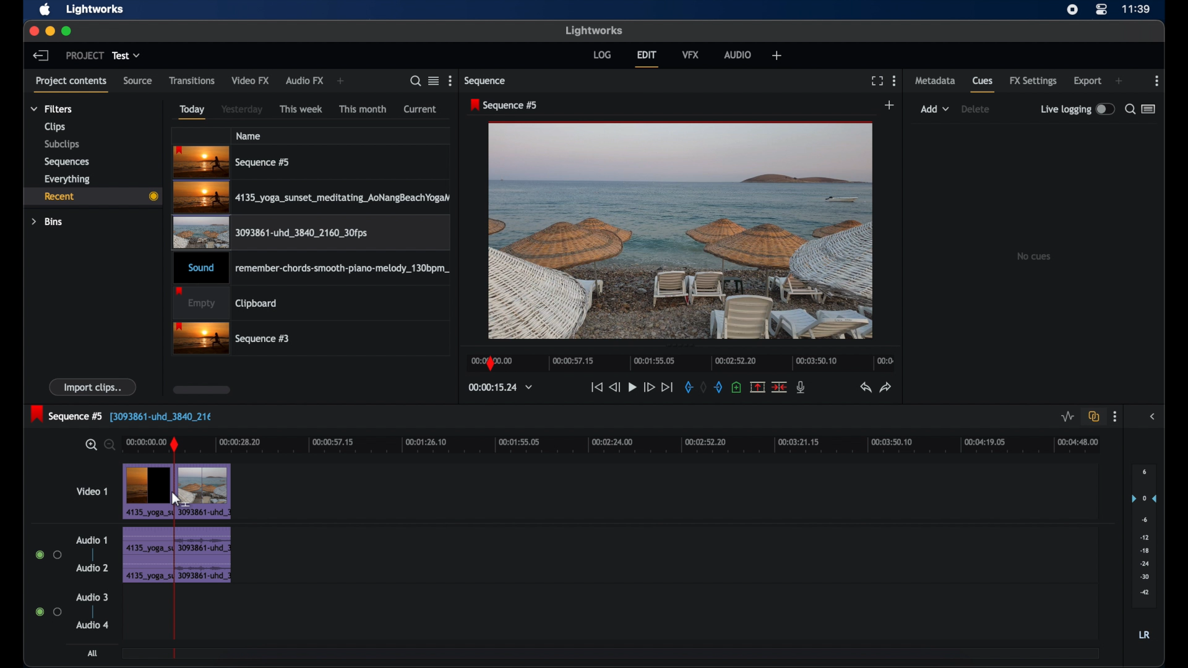 The height and width of the screenshot is (668, 1188). What do you see at coordinates (92, 653) in the screenshot?
I see `all` at bounding box center [92, 653].